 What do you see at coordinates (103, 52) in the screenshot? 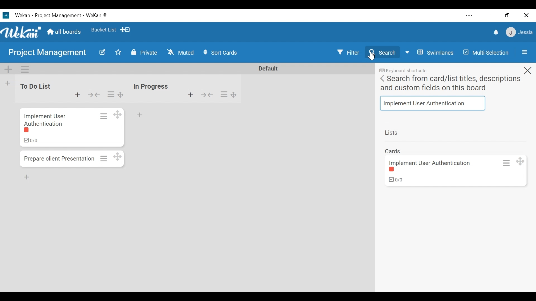
I see `Edit` at bounding box center [103, 52].